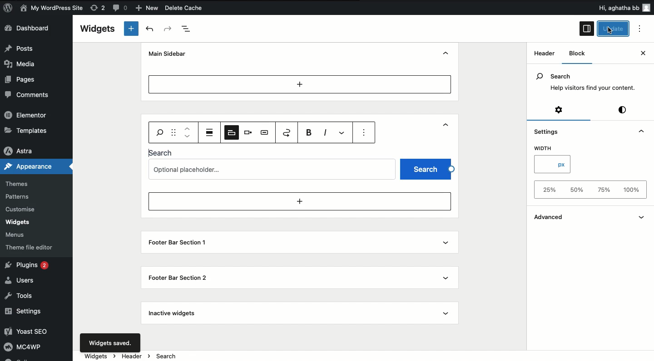 The image size is (654, 361). Describe the element at coordinates (22, 209) in the screenshot. I see `Customise` at that location.